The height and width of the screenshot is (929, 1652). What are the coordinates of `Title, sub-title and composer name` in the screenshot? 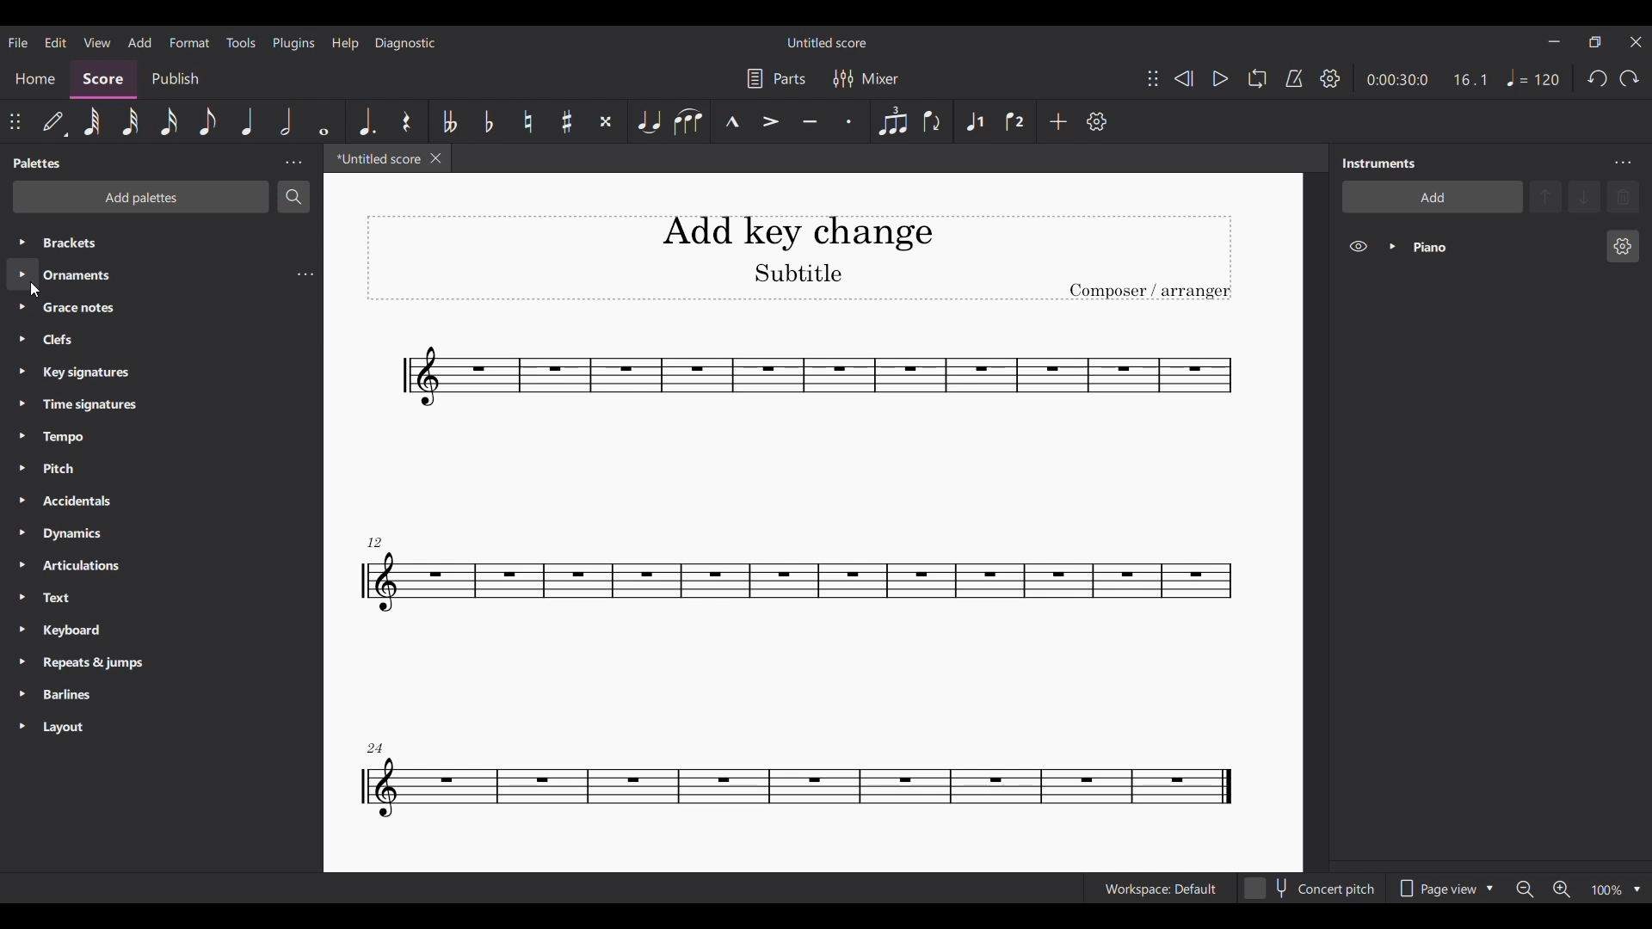 It's located at (799, 258).